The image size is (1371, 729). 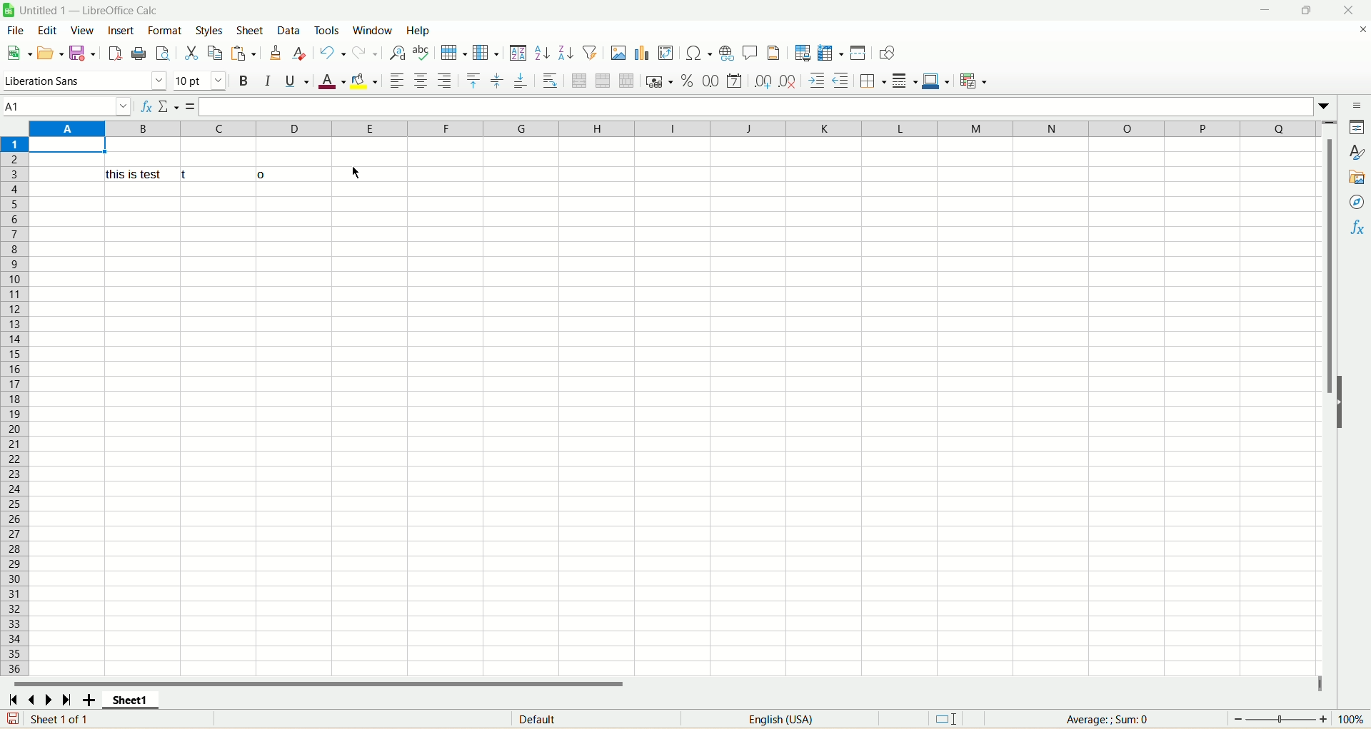 What do you see at coordinates (191, 54) in the screenshot?
I see `cut` at bounding box center [191, 54].